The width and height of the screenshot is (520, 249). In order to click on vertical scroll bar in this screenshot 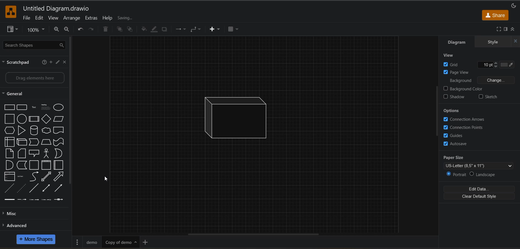, I will do `click(437, 111)`.